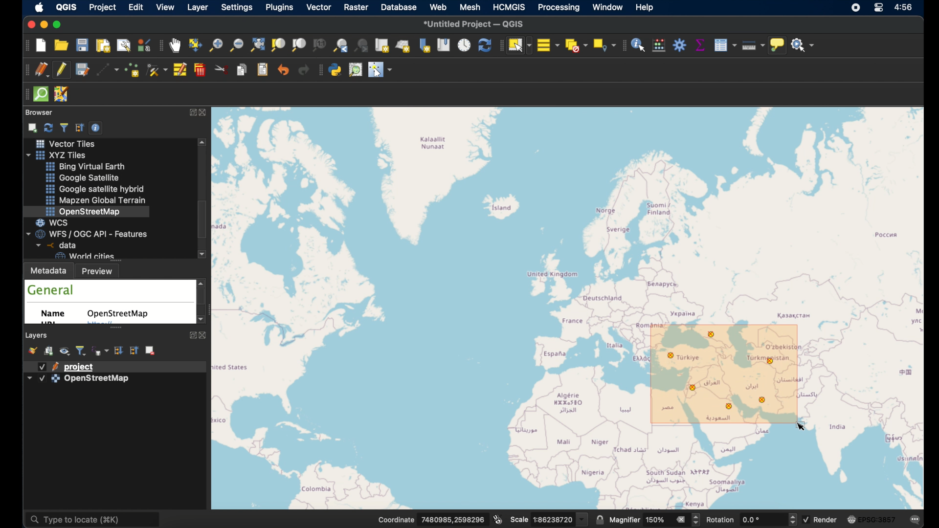 The image size is (939, 528). What do you see at coordinates (41, 94) in the screenshot?
I see `quick osm` at bounding box center [41, 94].